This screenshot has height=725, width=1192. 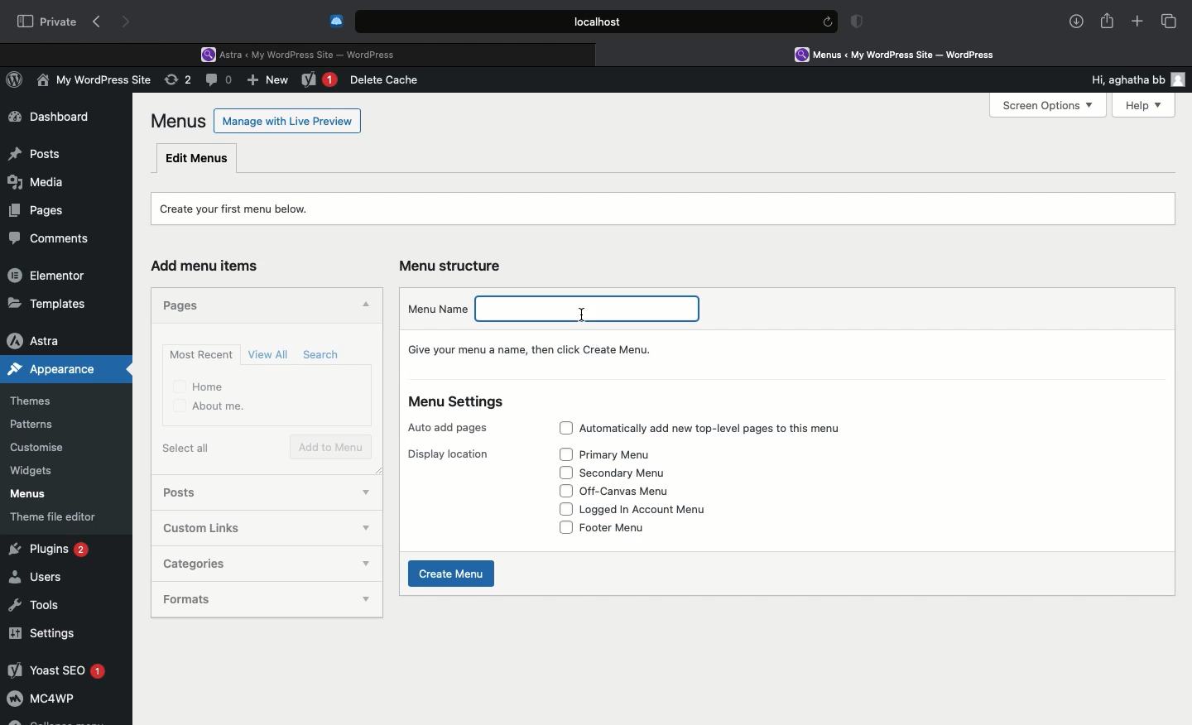 I want to click on Themes, so click(x=42, y=401).